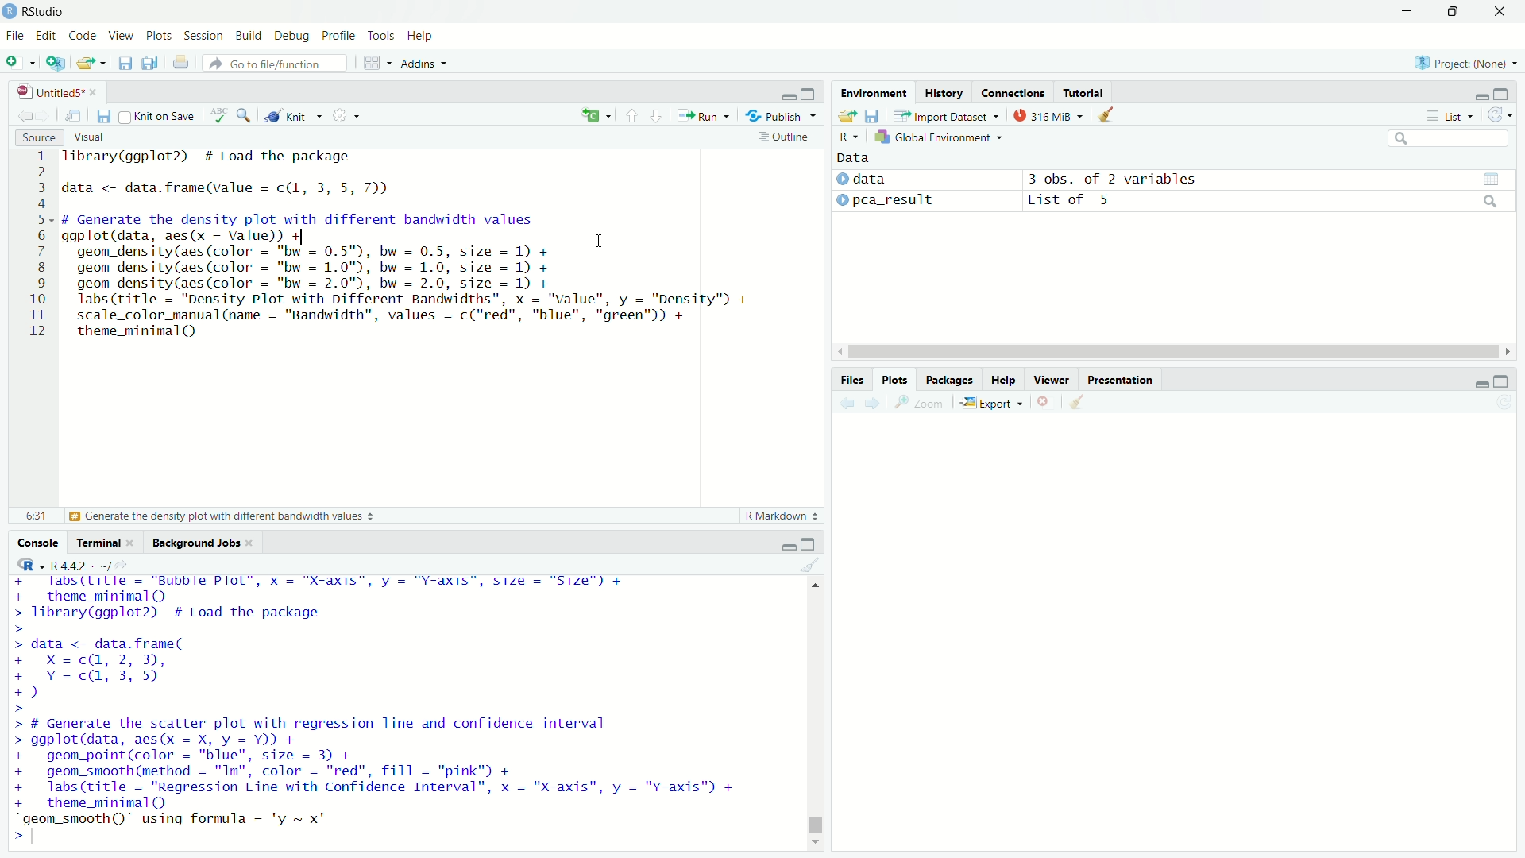 This screenshot has height=858, width=1525. Describe the element at coordinates (841, 179) in the screenshot. I see `expand/collapse` at that location.